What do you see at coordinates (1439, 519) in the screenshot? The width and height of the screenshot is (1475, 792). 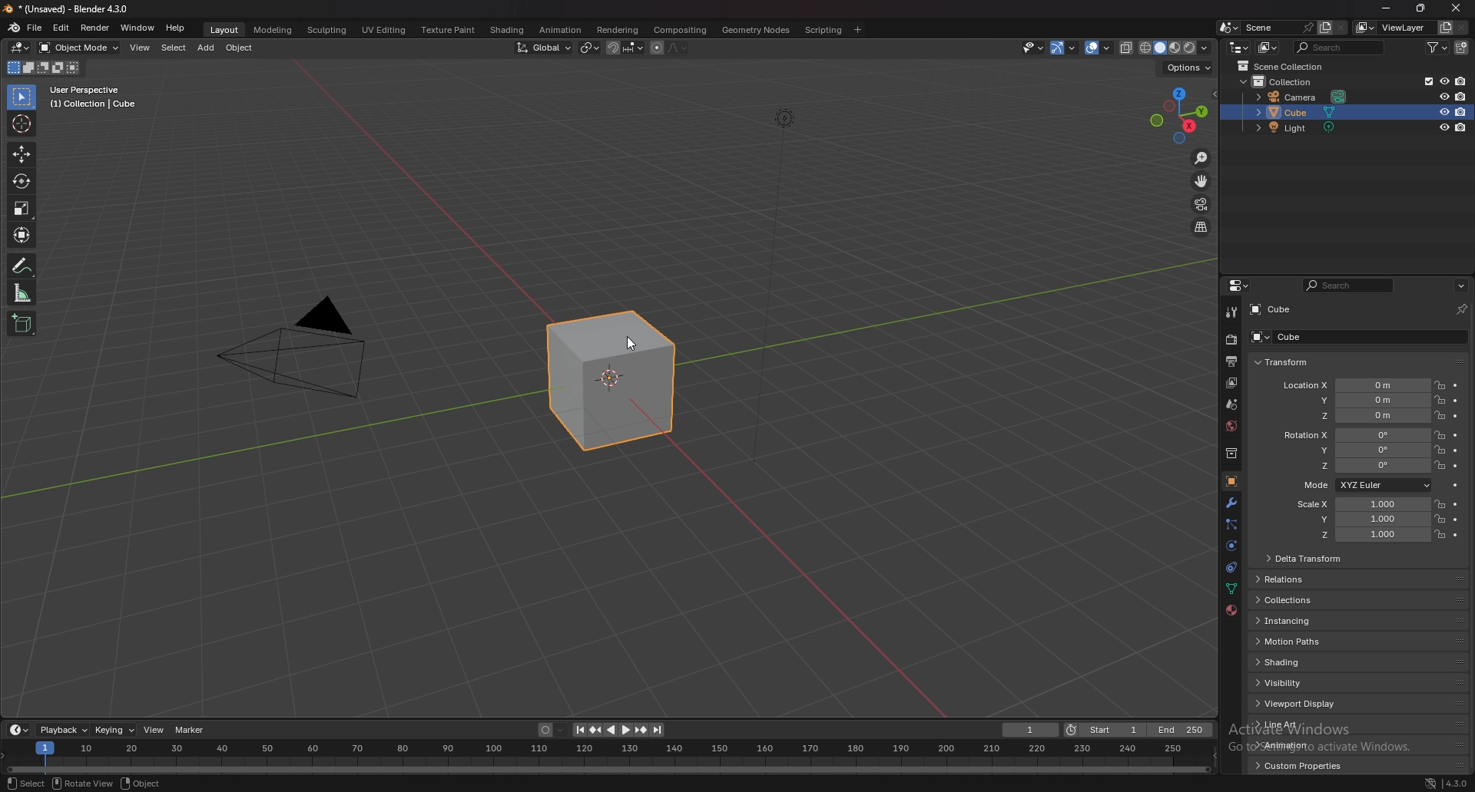 I see `lock` at bounding box center [1439, 519].